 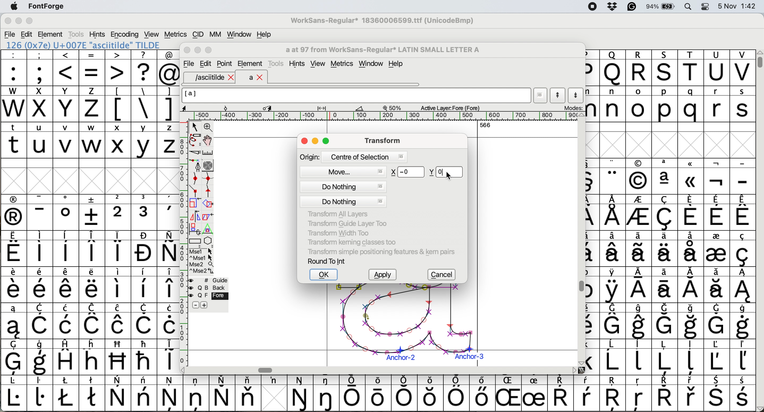 I want to click on mm, so click(x=215, y=34).